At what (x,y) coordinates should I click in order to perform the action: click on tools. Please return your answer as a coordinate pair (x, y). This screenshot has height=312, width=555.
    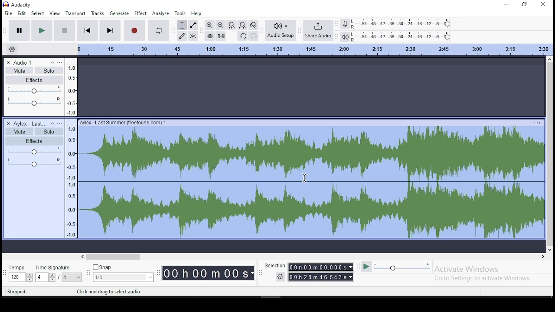
    Looking at the image, I should click on (180, 13).